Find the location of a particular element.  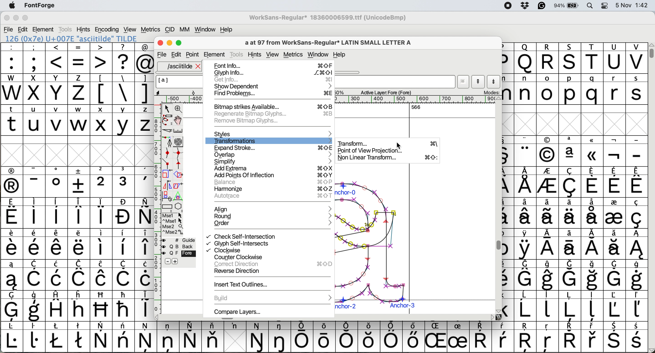

grammarly is located at coordinates (541, 7).